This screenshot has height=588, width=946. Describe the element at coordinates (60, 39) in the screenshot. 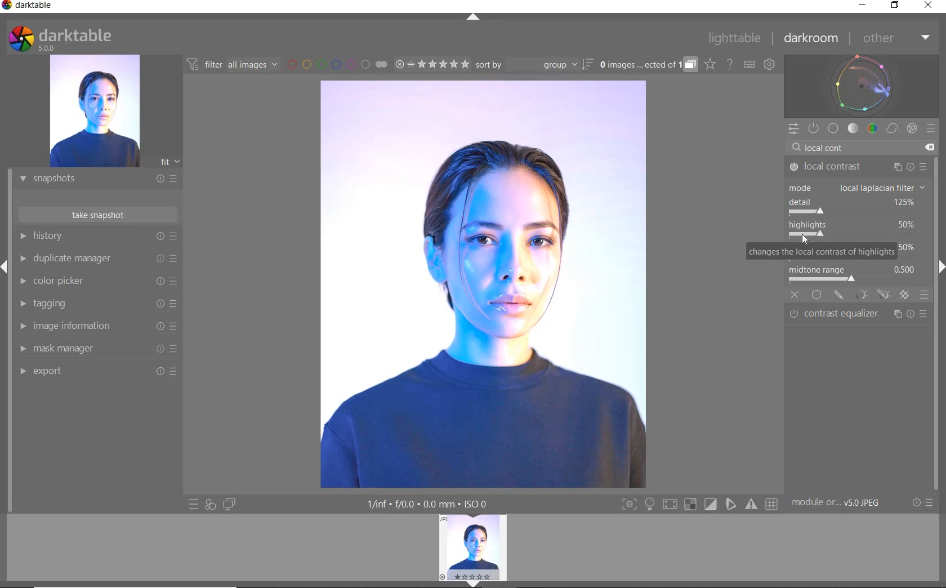

I see `SYSTEM LOGO` at that location.